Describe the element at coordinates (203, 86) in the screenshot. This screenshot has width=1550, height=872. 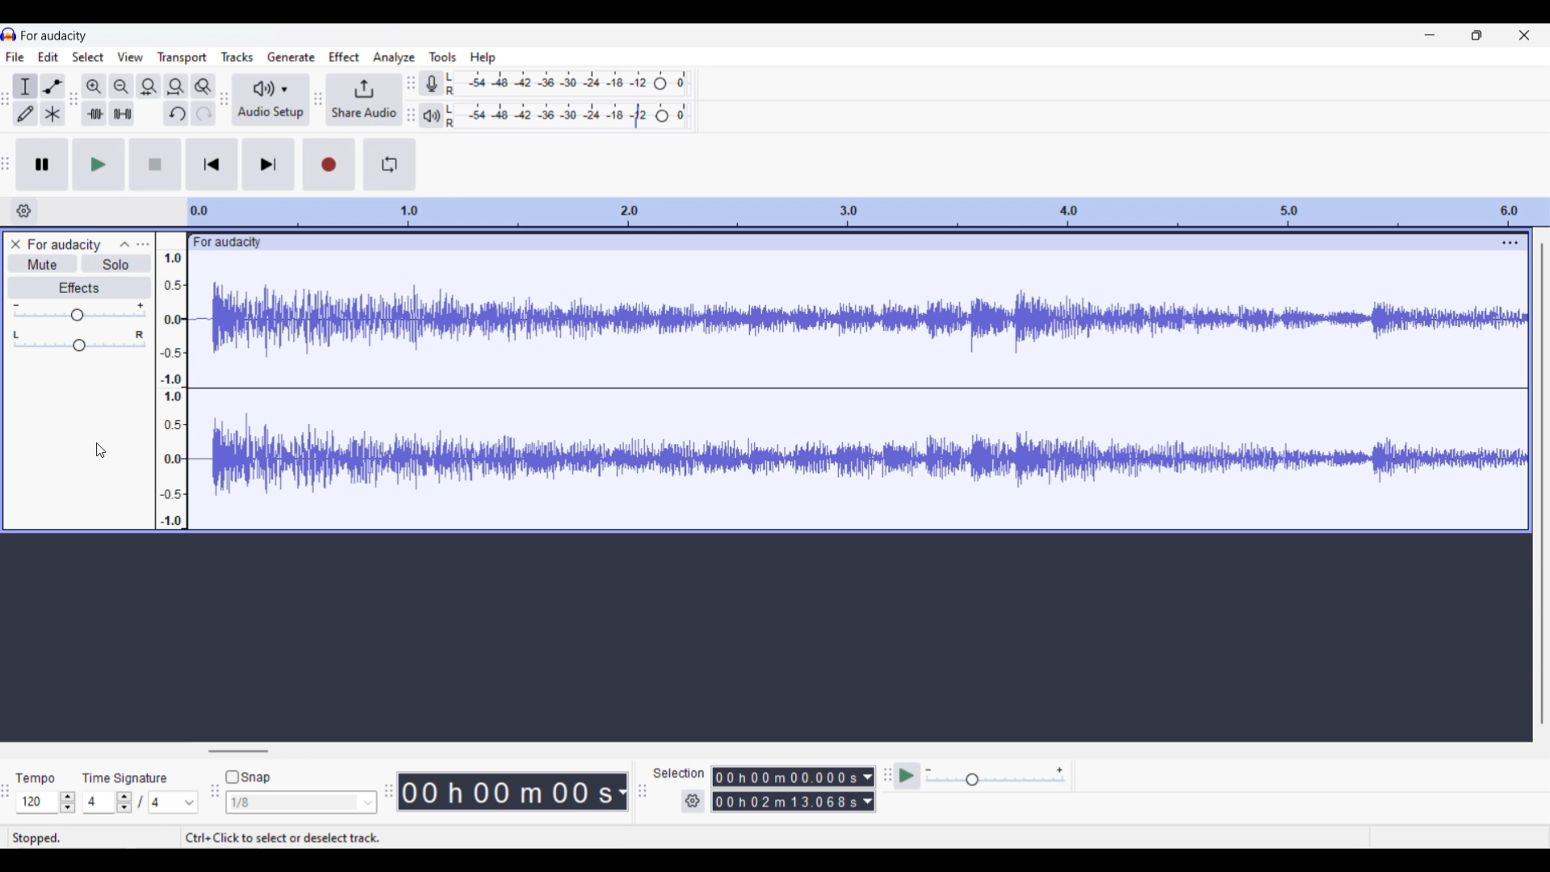
I see `Zoom toggle` at that location.